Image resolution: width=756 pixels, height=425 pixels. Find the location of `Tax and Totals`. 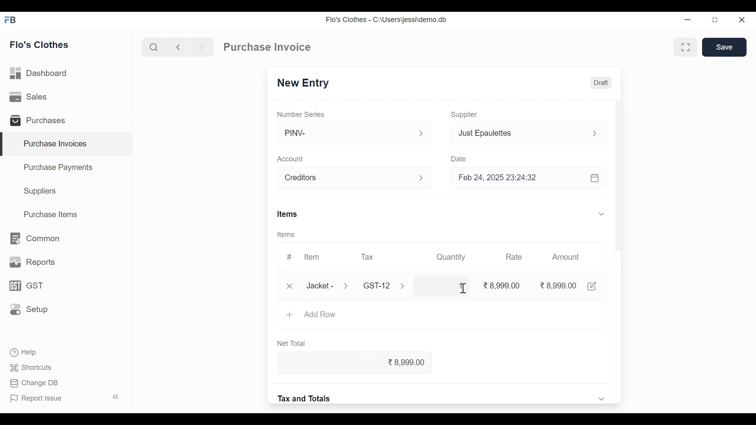

Tax and Totals is located at coordinates (305, 398).